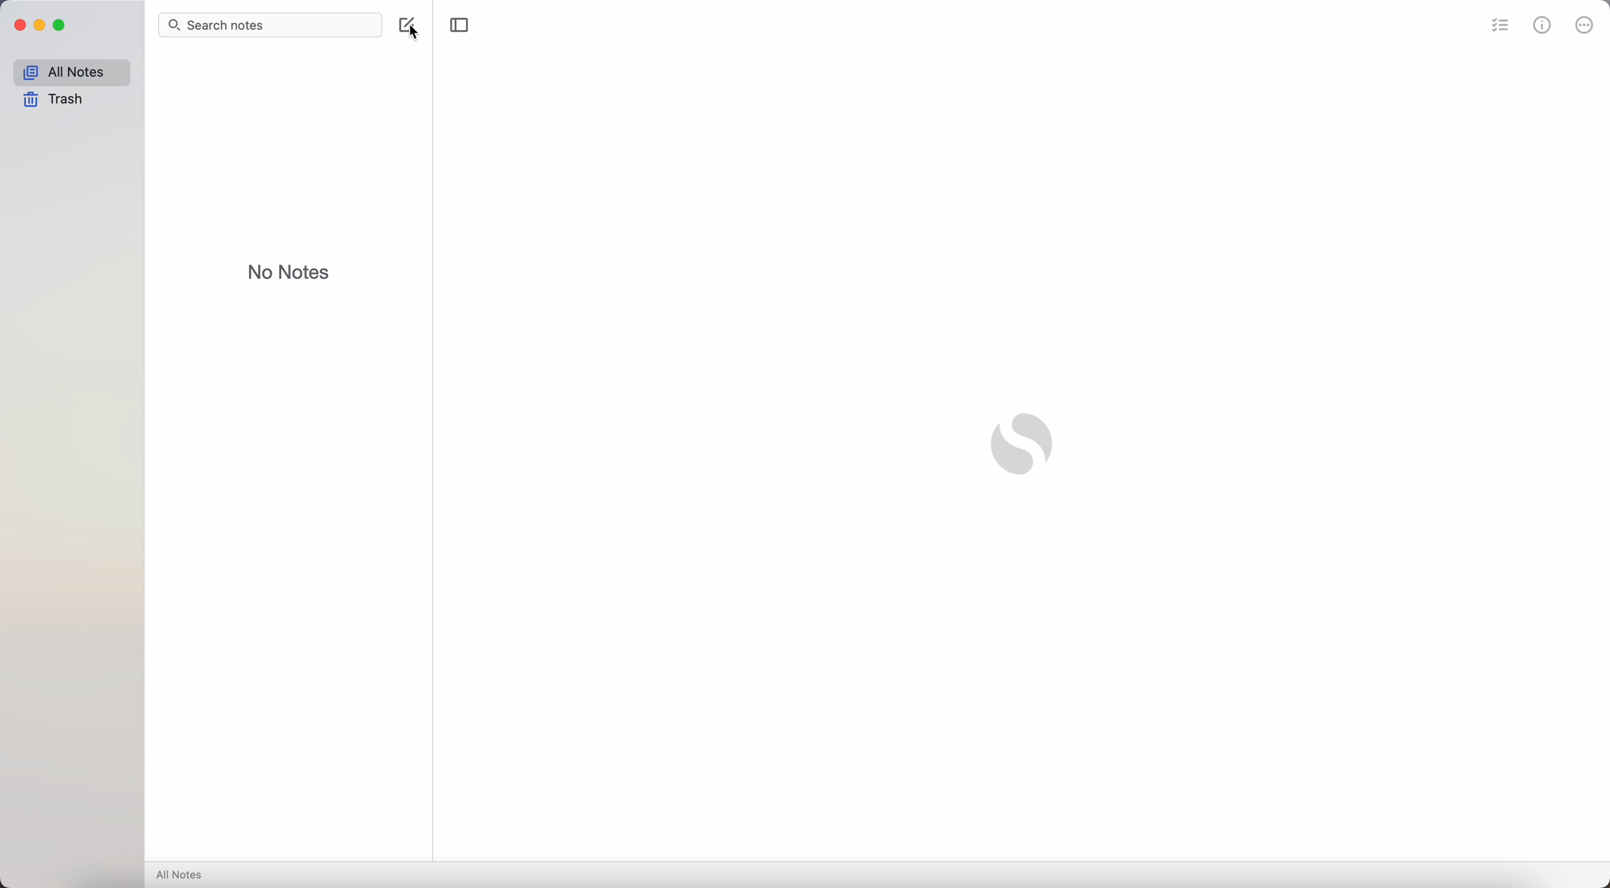 The image size is (1610, 888). Describe the element at coordinates (16, 26) in the screenshot. I see `close Simplenote` at that location.